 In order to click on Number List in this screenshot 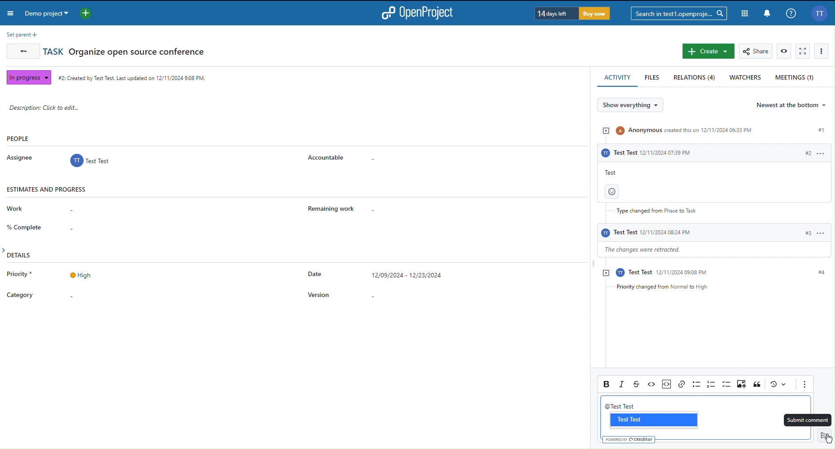, I will do `click(711, 384)`.